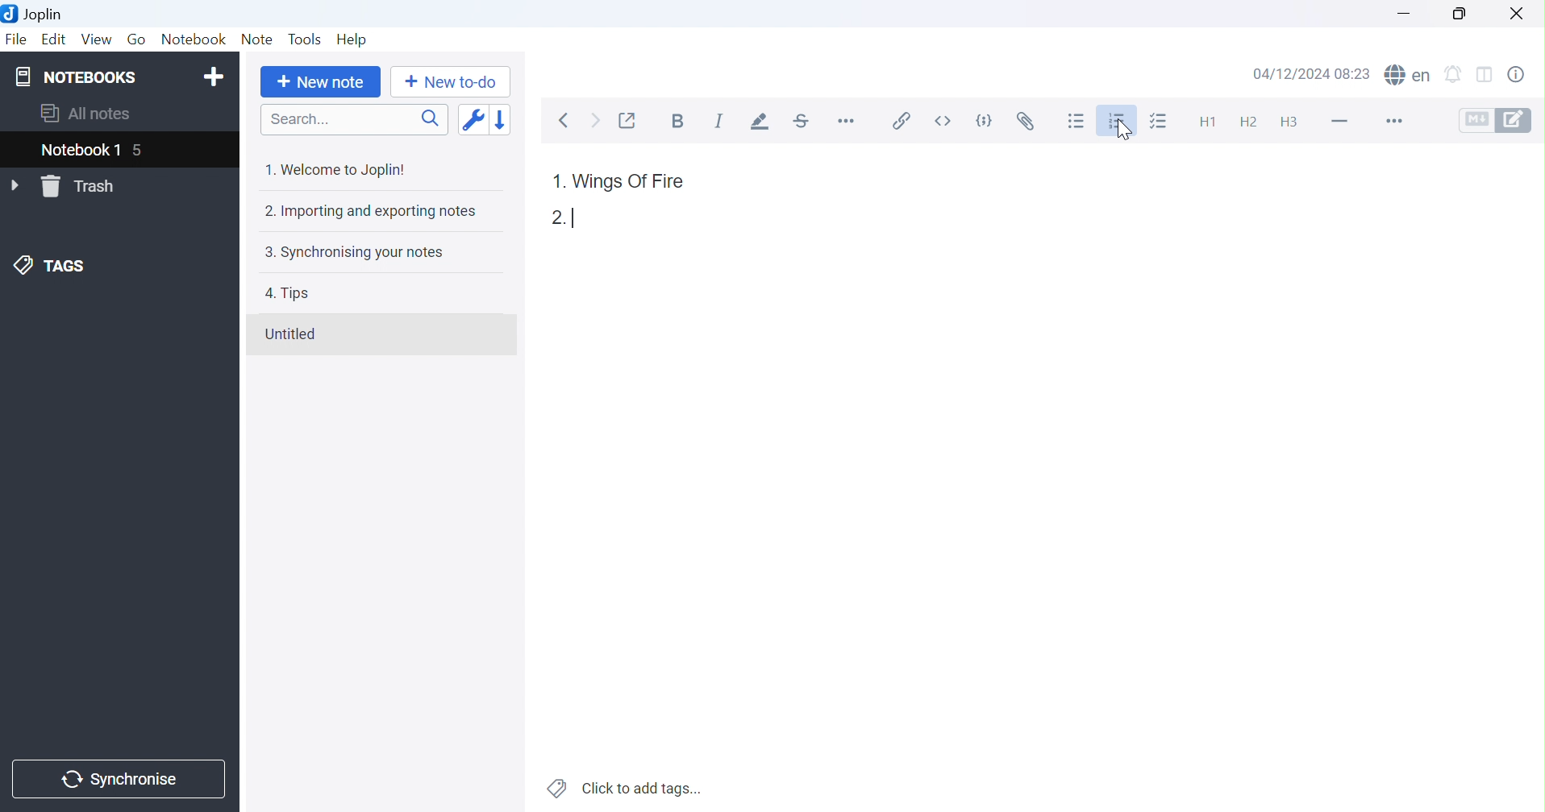 This screenshot has height=812, width=1545. What do you see at coordinates (138, 40) in the screenshot?
I see `Go` at bounding box center [138, 40].